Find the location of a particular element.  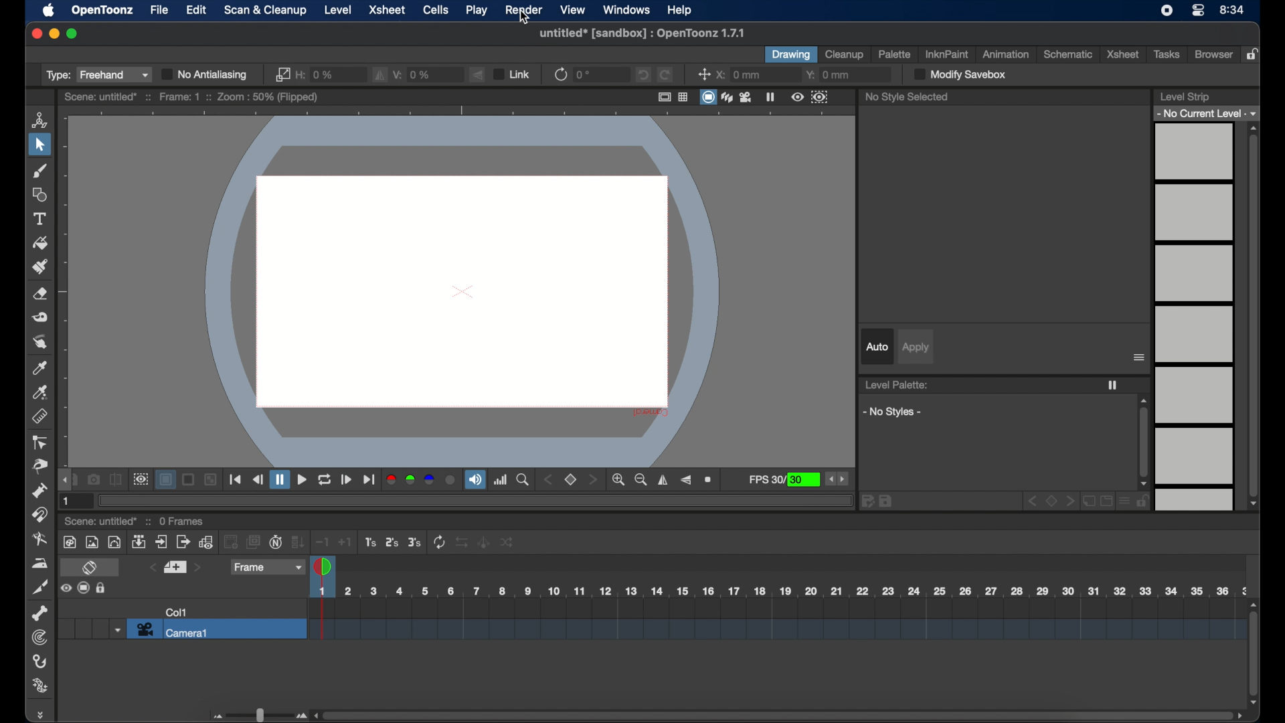

drag handle is located at coordinates (43, 714).